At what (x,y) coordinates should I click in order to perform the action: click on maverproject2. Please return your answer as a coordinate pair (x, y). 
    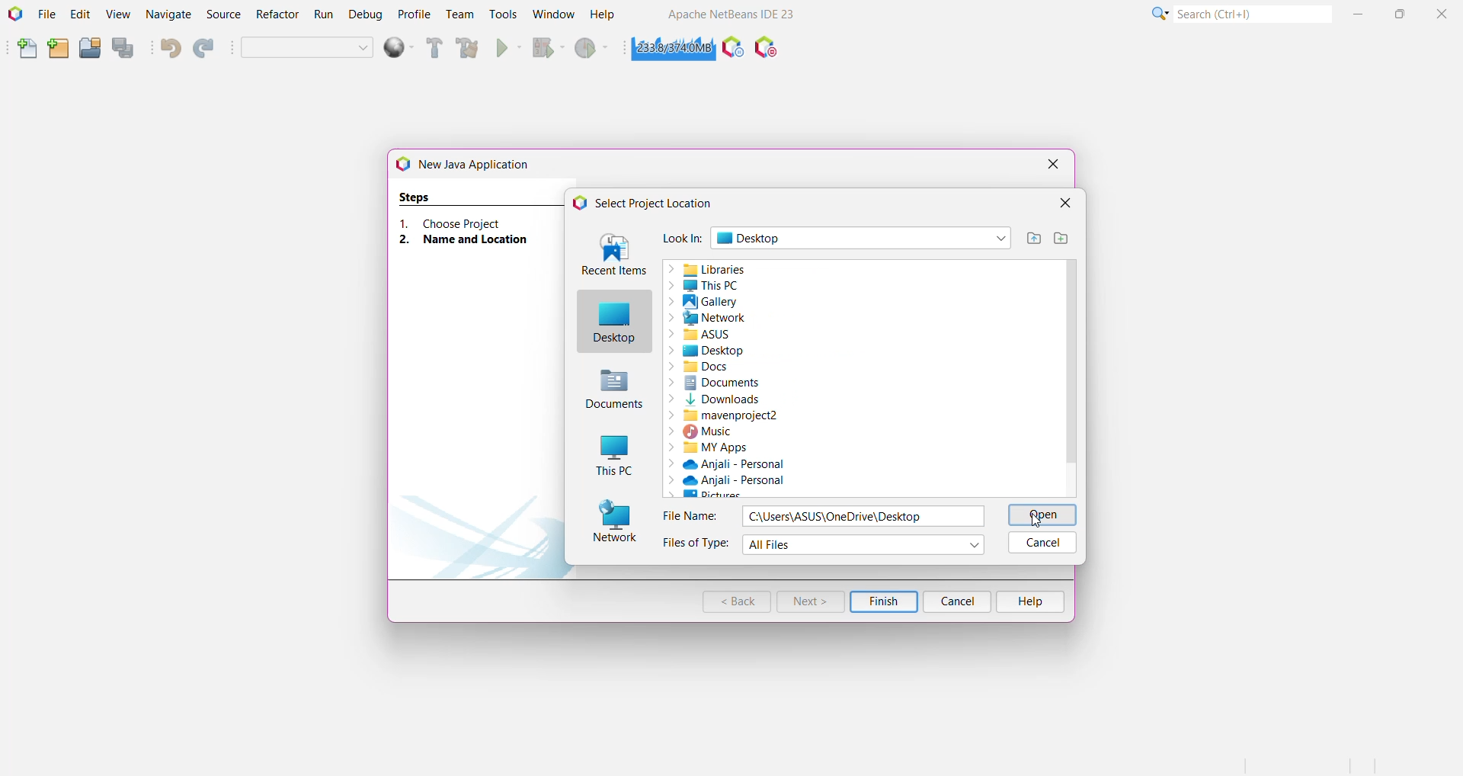
    Looking at the image, I should click on (851, 415).